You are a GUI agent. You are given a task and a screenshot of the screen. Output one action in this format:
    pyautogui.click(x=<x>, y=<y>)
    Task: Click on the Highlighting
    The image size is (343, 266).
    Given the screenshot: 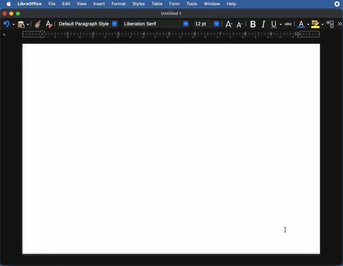 What is the action you would take?
    pyautogui.click(x=317, y=24)
    